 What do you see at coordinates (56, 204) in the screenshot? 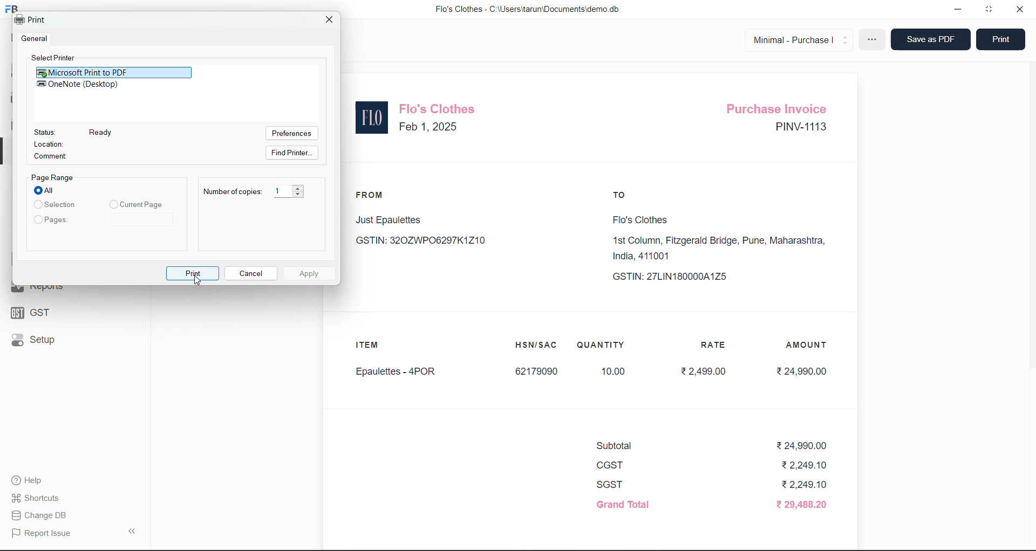
I see ` Selection` at bounding box center [56, 204].